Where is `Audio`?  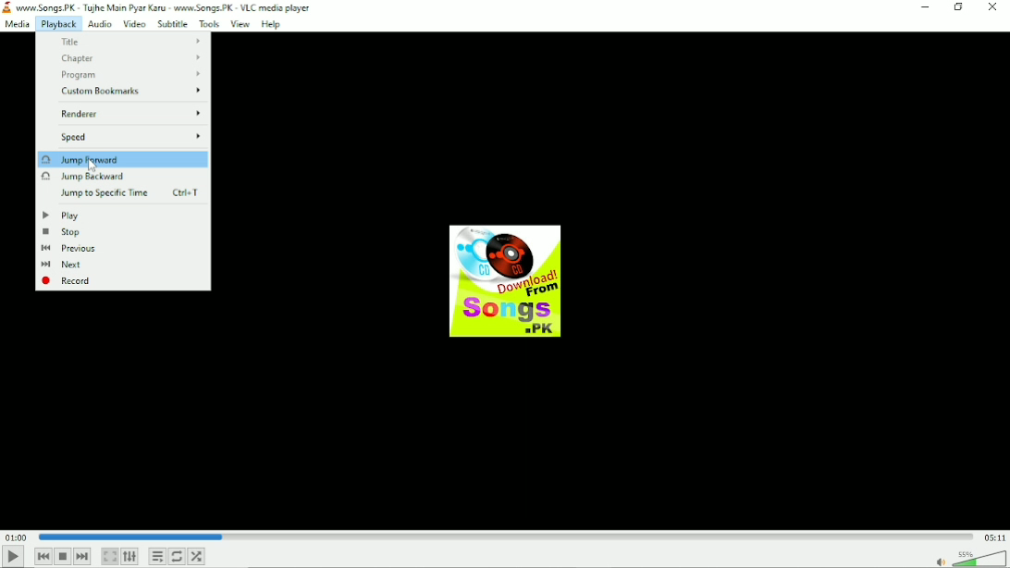
Audio is located at coordinates (99, 23).